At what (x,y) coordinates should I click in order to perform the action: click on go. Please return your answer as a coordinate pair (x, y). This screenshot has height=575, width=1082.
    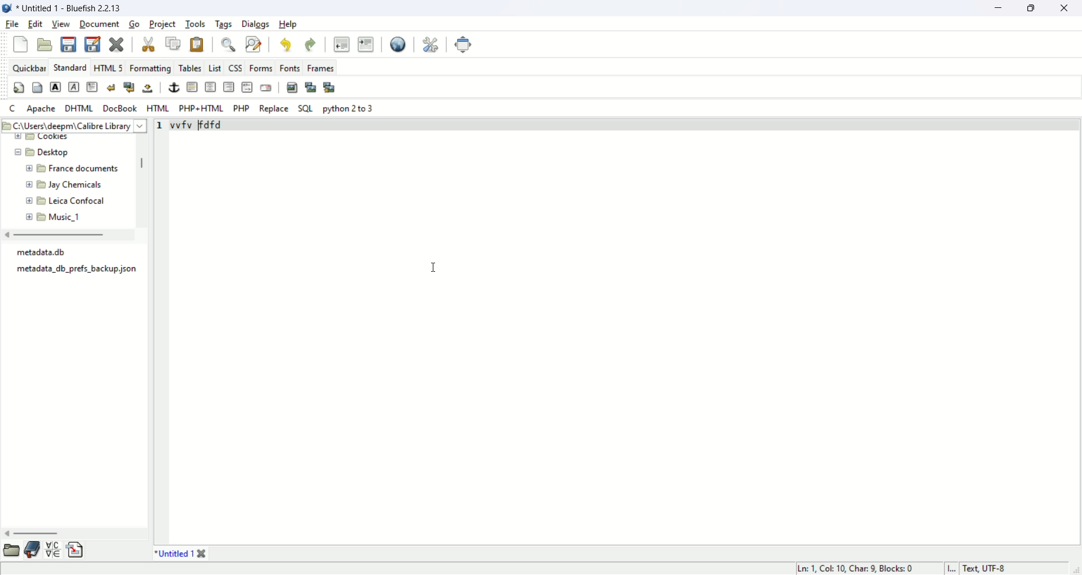
    Looking at the image, I should click on (135, 24).